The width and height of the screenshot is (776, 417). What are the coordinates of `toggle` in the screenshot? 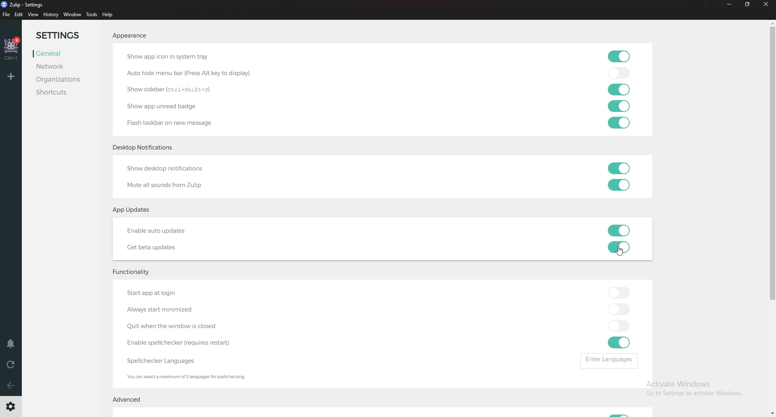 It's located at (619, 74).